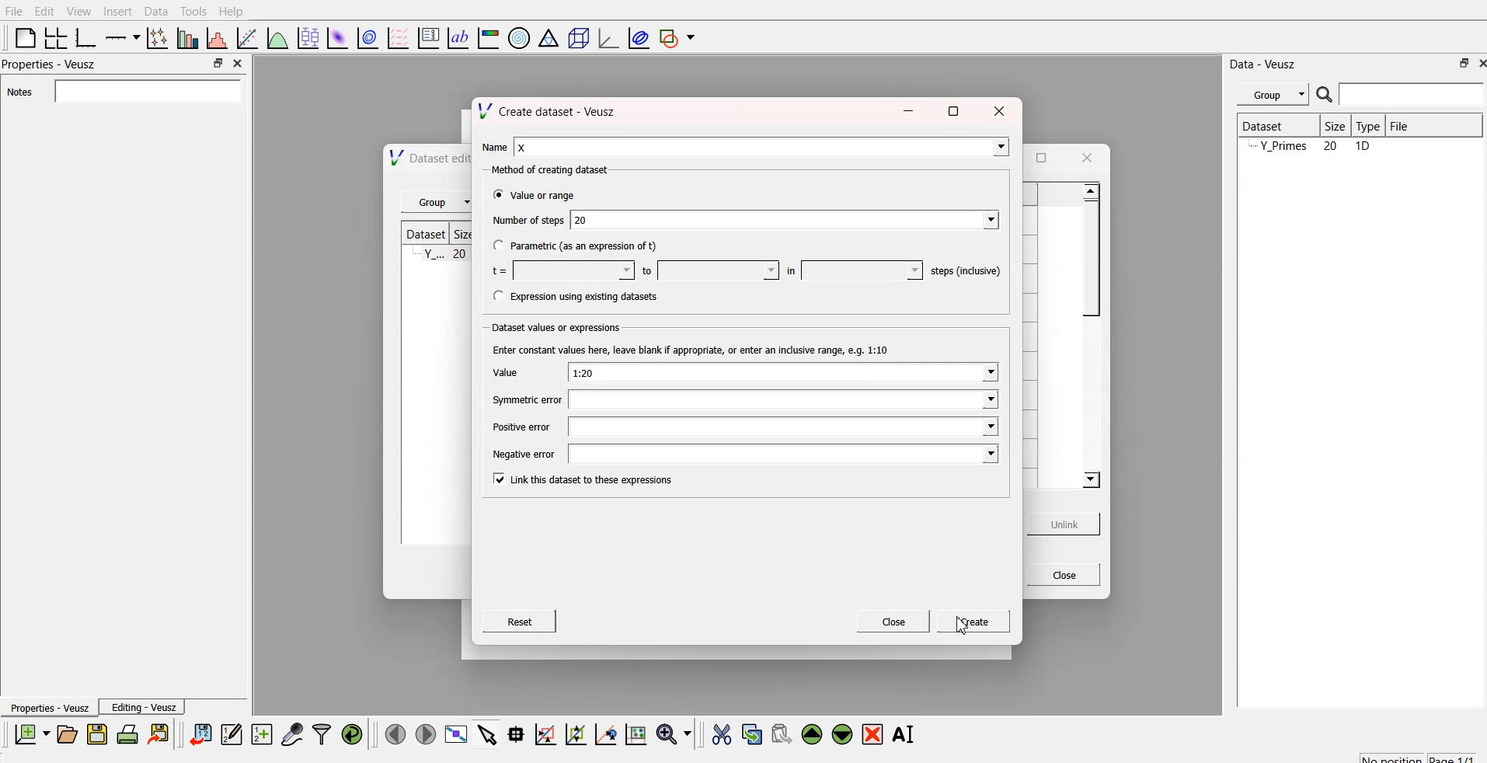 The width and height of the screenshot is (1487, 763). What do you see at coordinates (83, 36) in the screenshot?
I see `base graph` at bounding box center [83, 36].